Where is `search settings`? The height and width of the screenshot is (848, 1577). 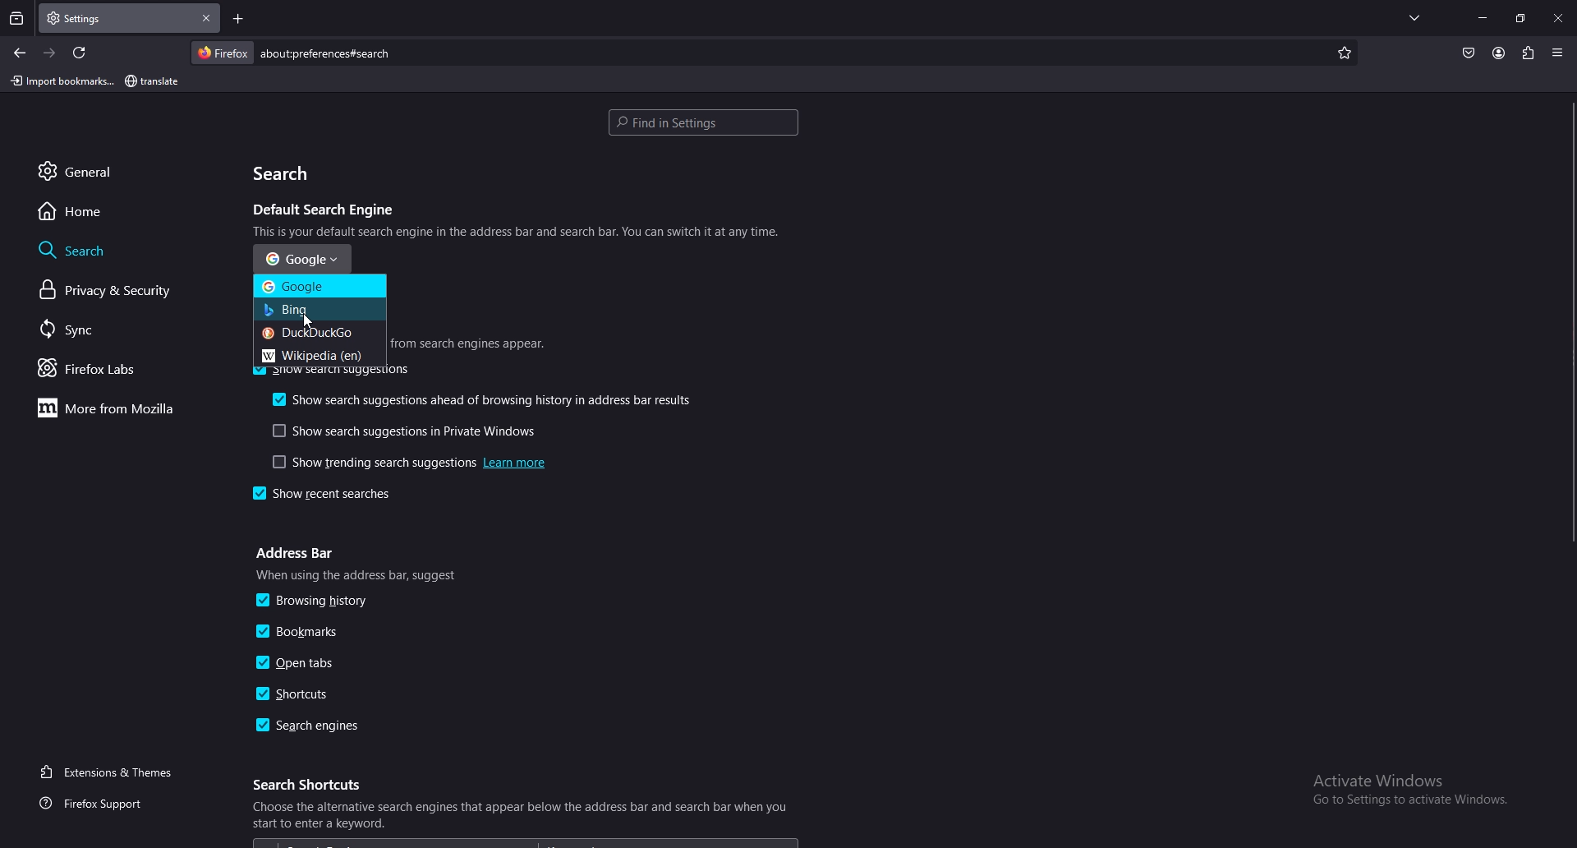
search settings is located at coordinates (703, 123).